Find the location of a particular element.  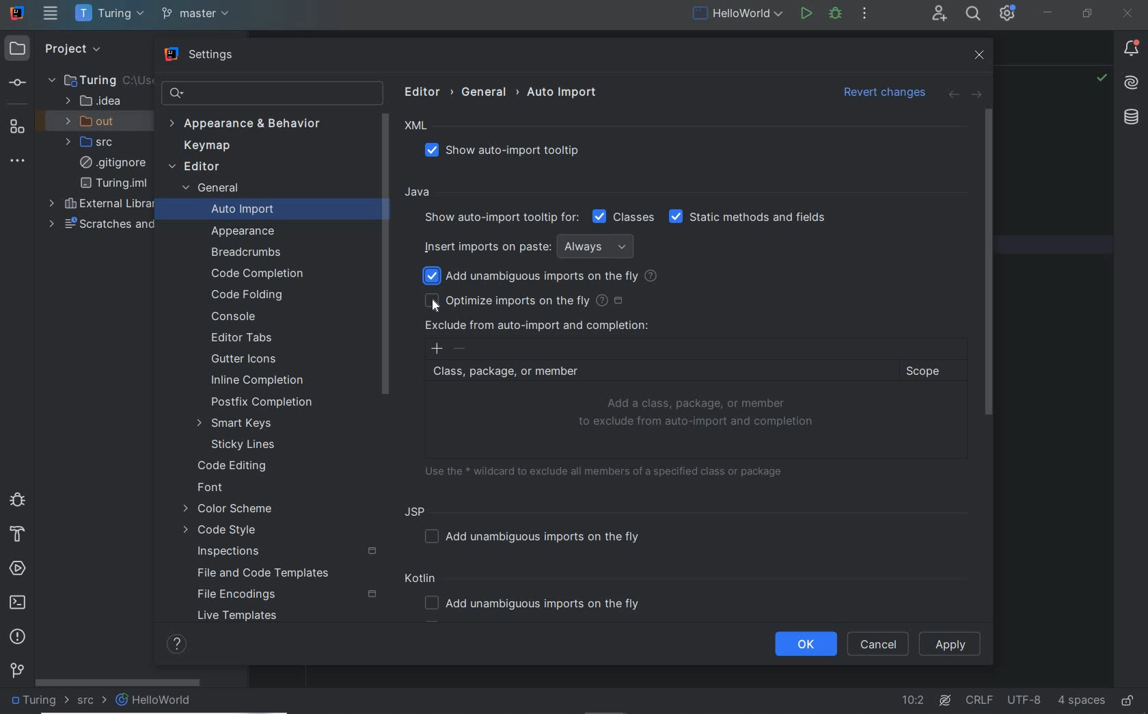

Pointer is located at coordinates (436, 308).